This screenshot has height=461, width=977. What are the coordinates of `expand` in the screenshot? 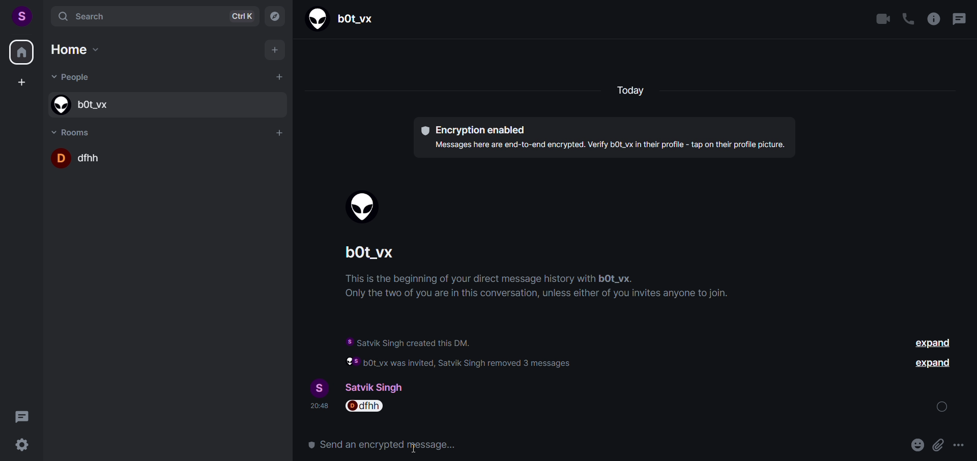 It's located at (934, 344).